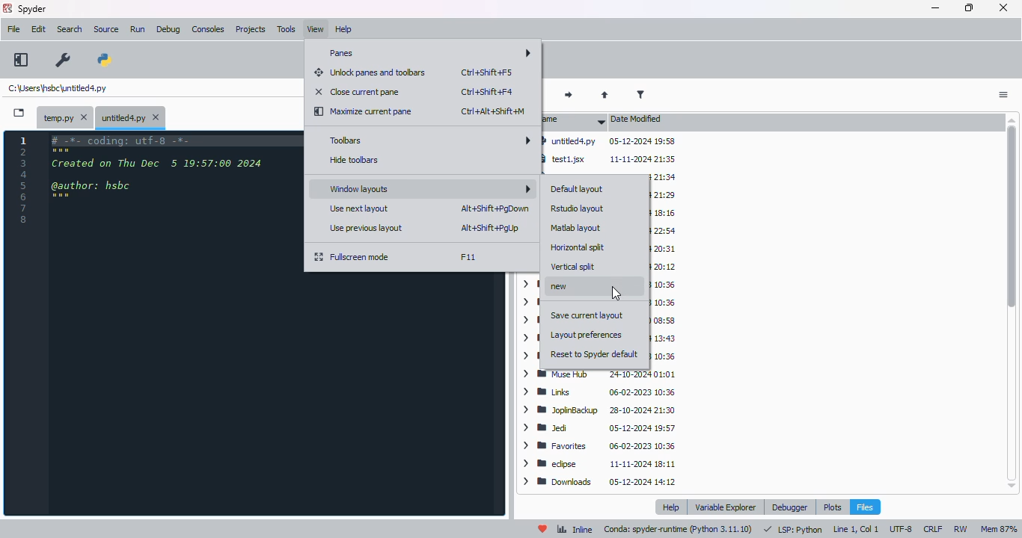  I want to click on horizontal split, so click(578, 247).